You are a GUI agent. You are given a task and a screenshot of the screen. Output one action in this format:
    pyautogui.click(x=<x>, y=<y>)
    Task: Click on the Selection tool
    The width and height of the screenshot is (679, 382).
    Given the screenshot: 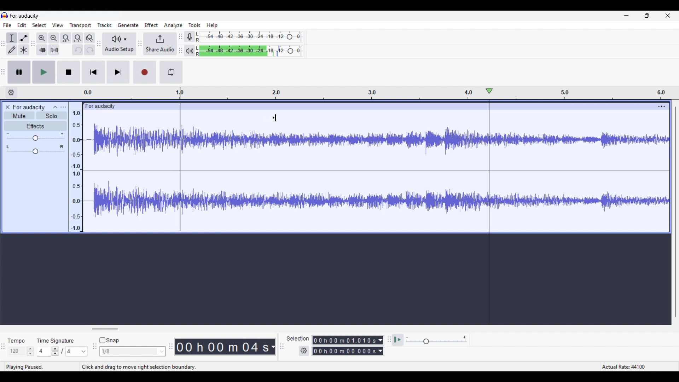 What is the action you would take?
    pyautogui.click(x=12, y=38)
    